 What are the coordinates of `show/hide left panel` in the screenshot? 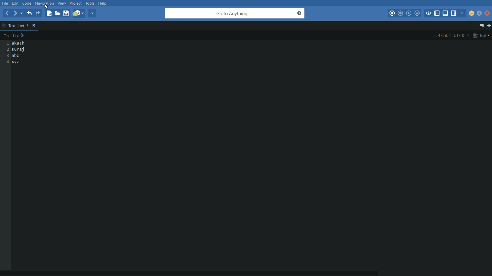 It's located at (437, 13).